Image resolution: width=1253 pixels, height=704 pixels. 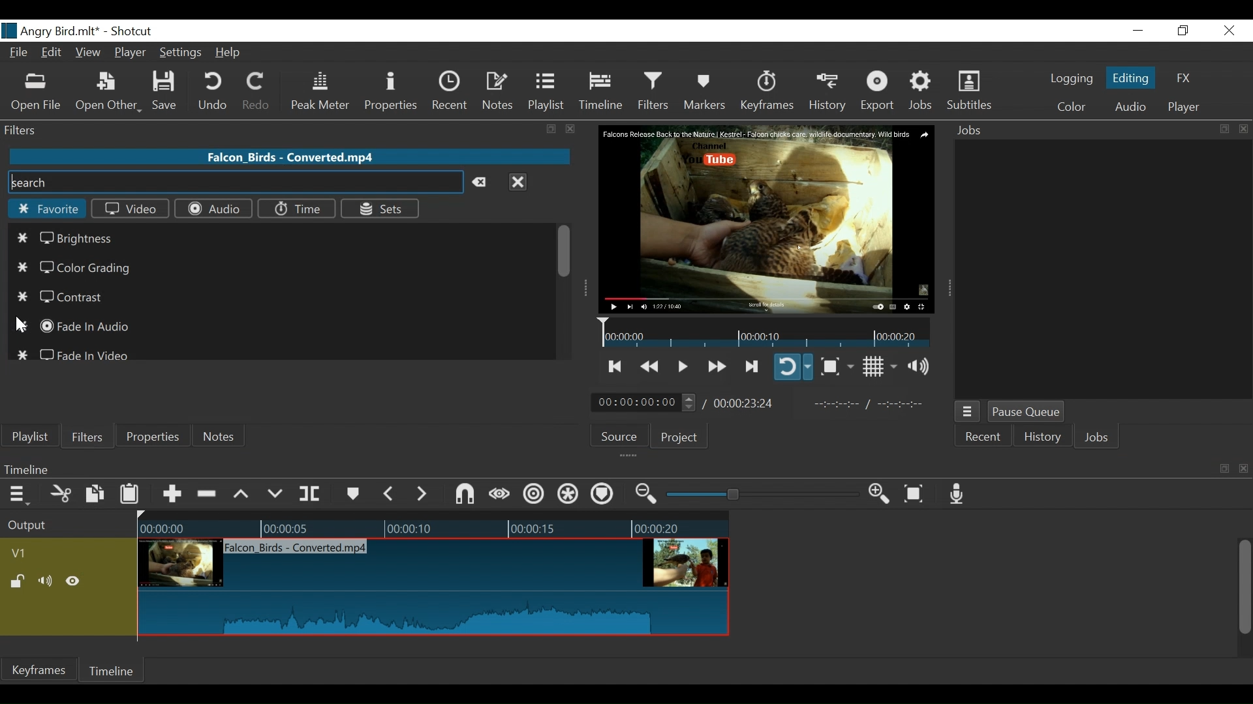 What do you see at coordinates (292, 156) in the screenshot?
I see `File Name` at bounding box center [292, 156].